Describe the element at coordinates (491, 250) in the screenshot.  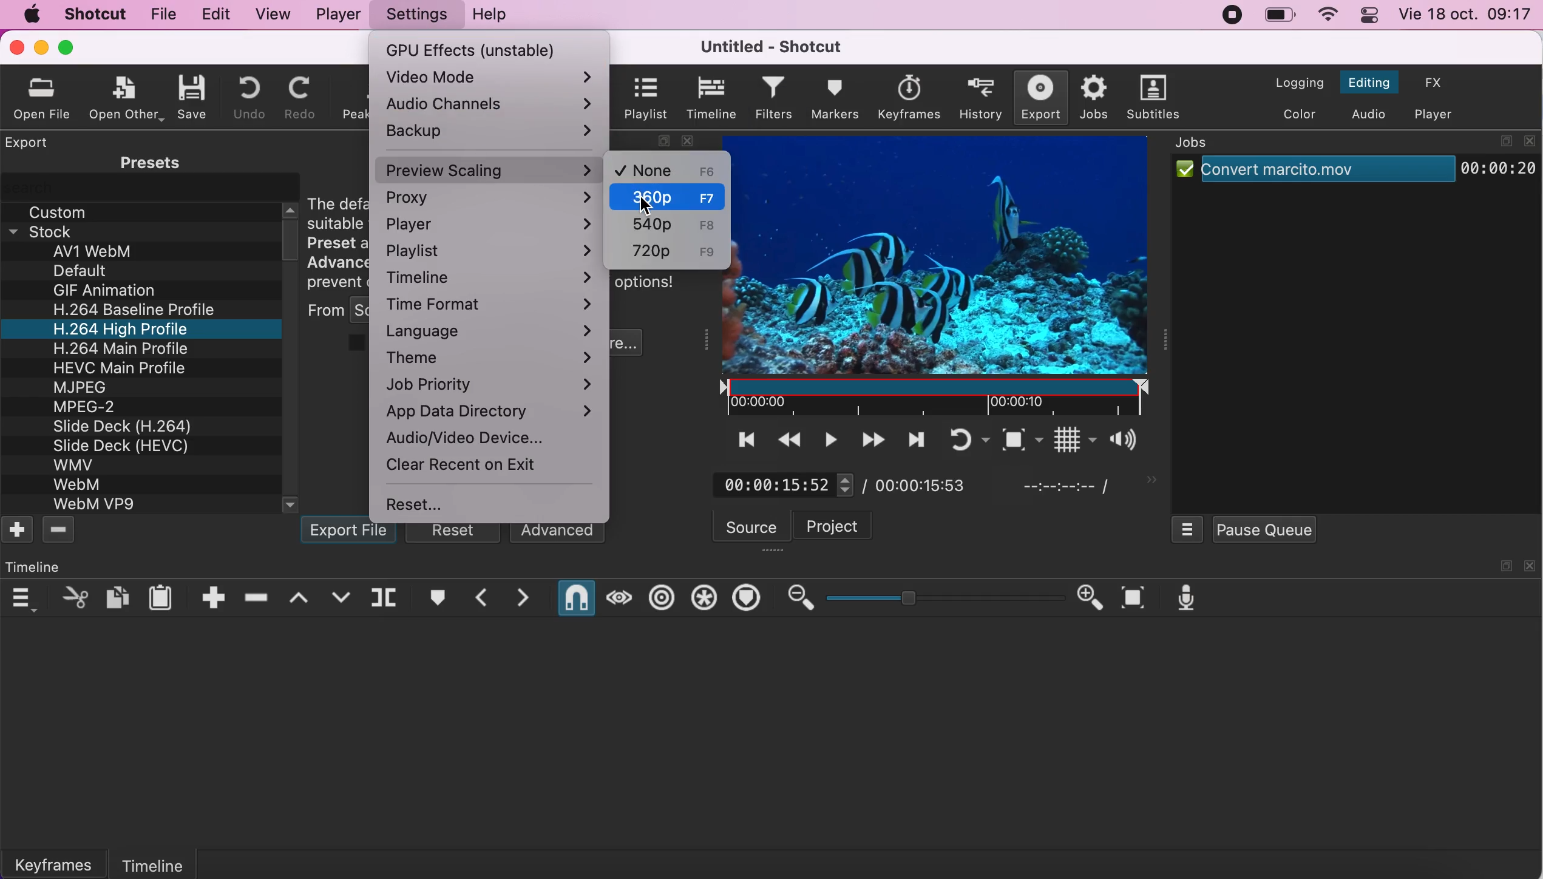
I see `playlist` at that location.